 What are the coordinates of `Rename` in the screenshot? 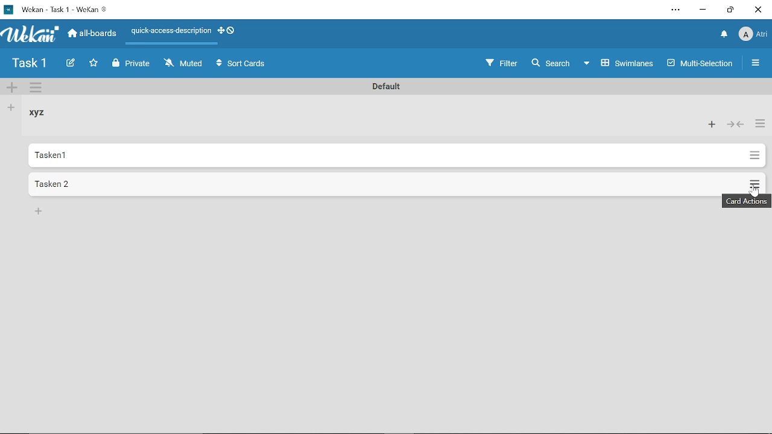 It's located at (384, 86).